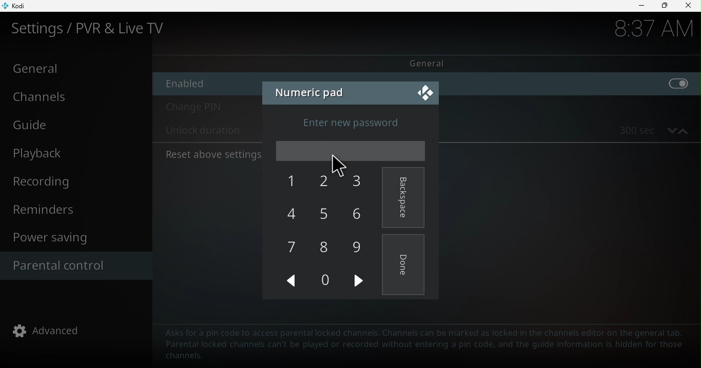 This screenshot has width=701, height=368. Describe the element at coordinates (326, 180) in the screenshot. I see `2` at that location.